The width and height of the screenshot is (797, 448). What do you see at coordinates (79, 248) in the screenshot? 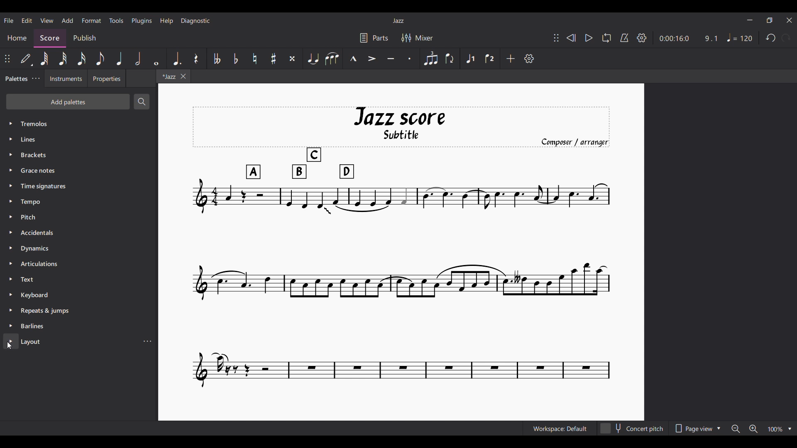
I see `Dynamics` at bounding box center [79, 248].